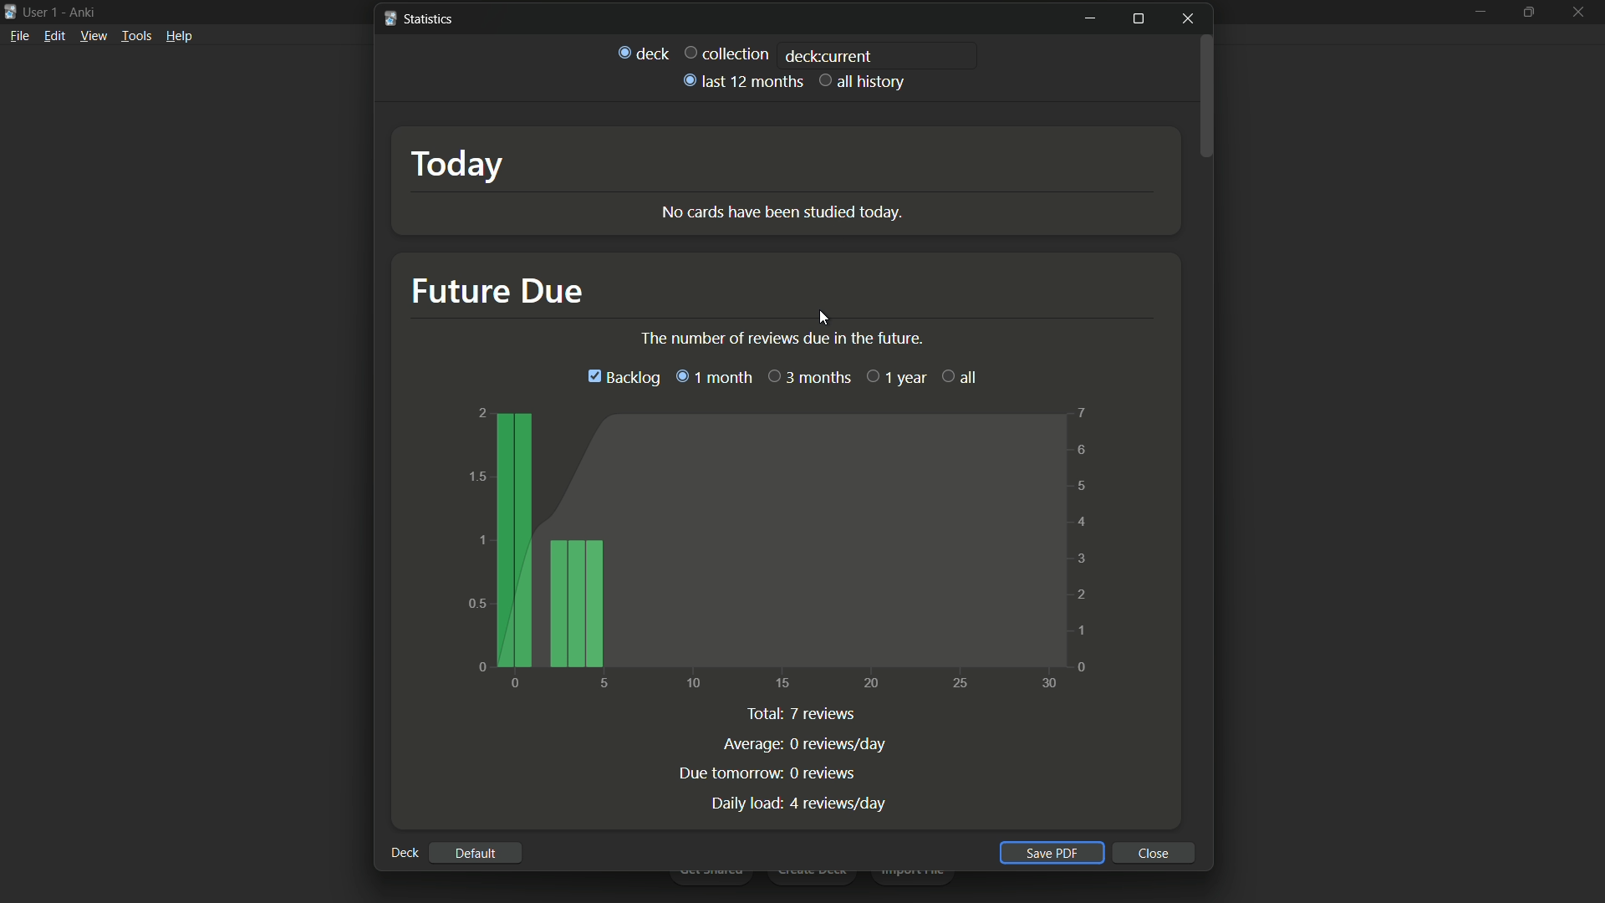  Describe the element at coordinates (864, 83) in the screenshot. I see `all history` at that location.